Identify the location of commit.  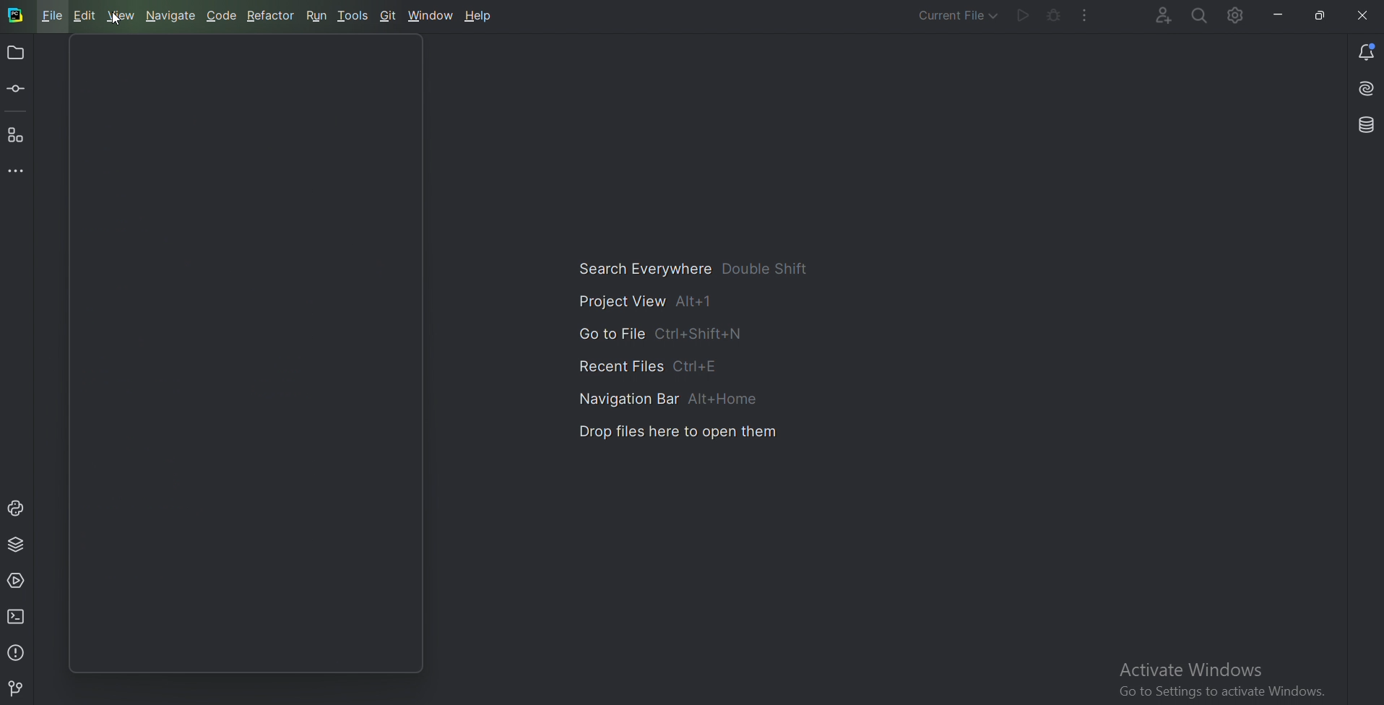
(20, 89).